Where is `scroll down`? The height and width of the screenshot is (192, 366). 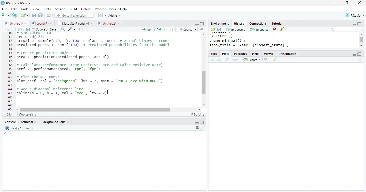
scroll down is located at coordinates (203, 105).